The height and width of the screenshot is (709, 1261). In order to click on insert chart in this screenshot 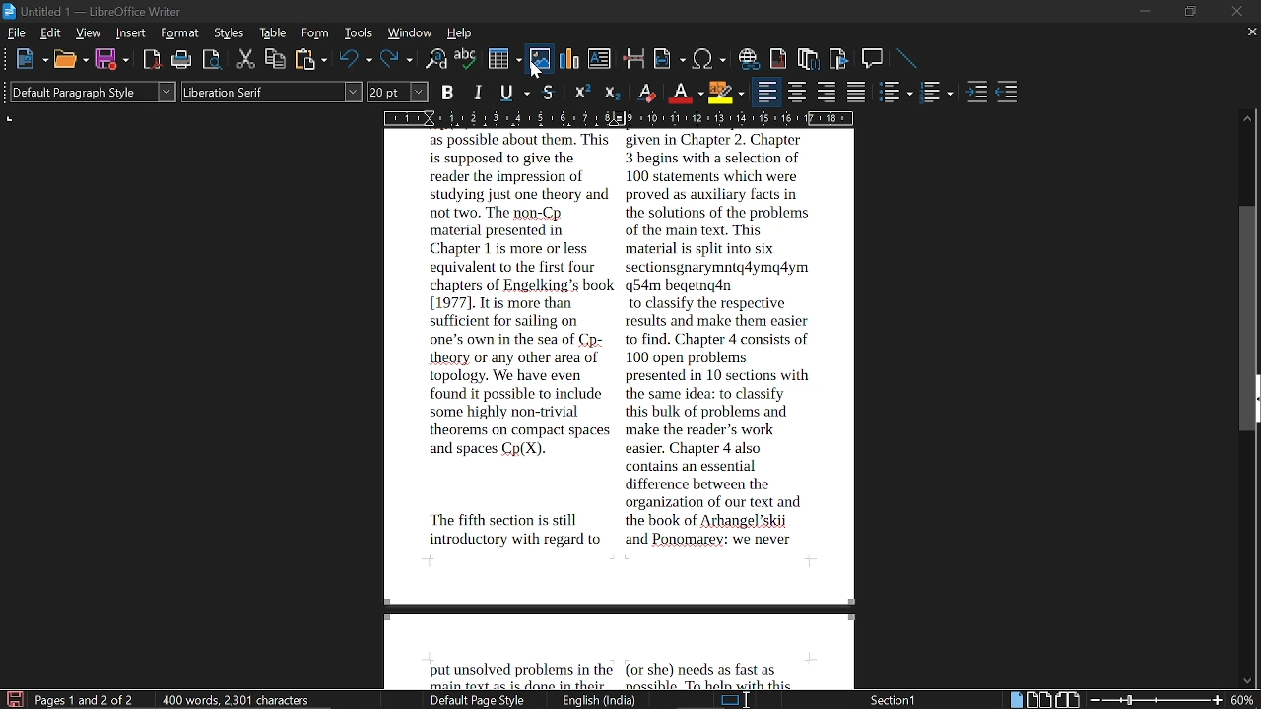, I will do `click(565, 59)`.